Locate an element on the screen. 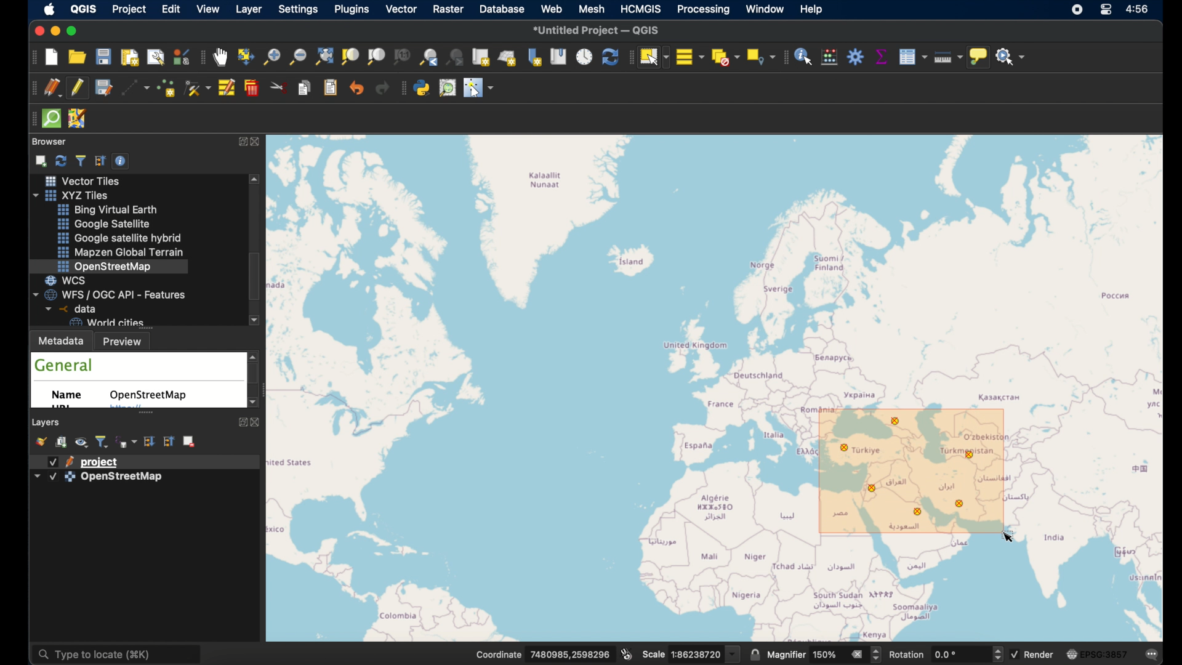  openstreetmap is located at coordinates (105, 266).